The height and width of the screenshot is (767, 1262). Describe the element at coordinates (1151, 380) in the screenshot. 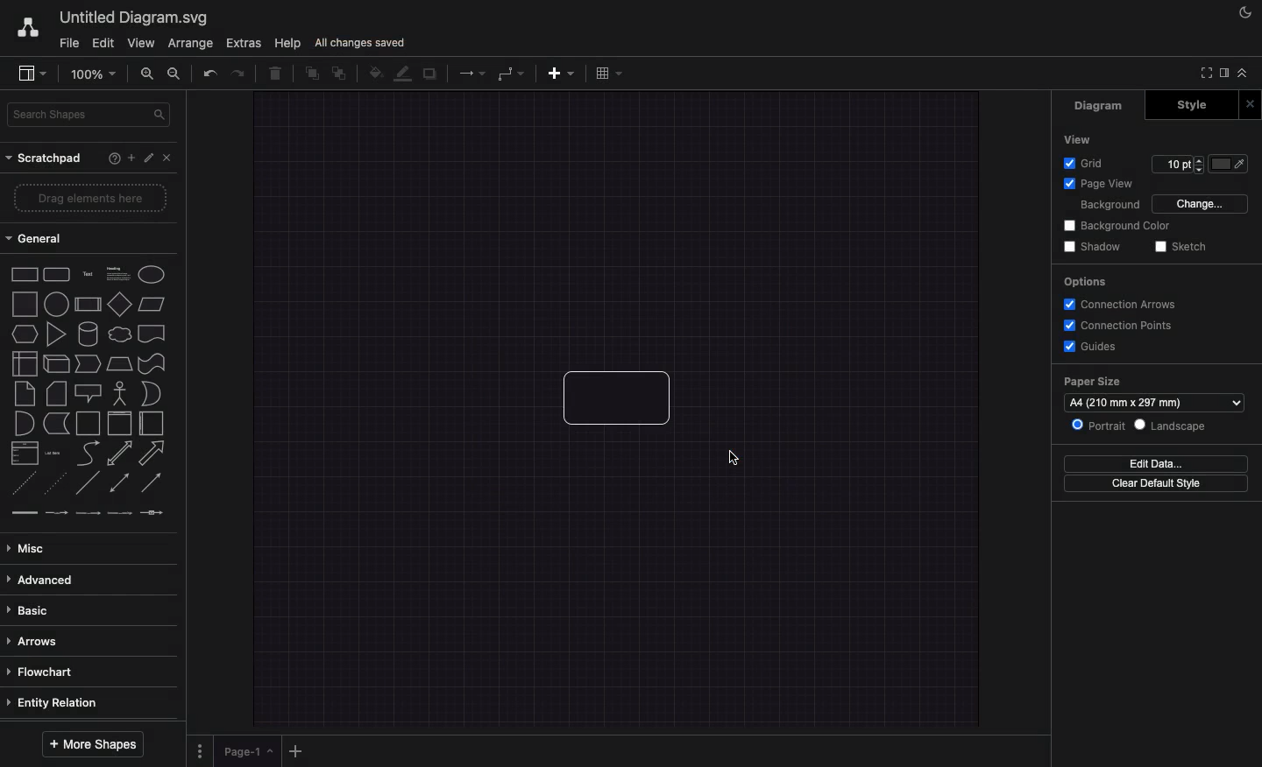

I see `Paper size` at that location.